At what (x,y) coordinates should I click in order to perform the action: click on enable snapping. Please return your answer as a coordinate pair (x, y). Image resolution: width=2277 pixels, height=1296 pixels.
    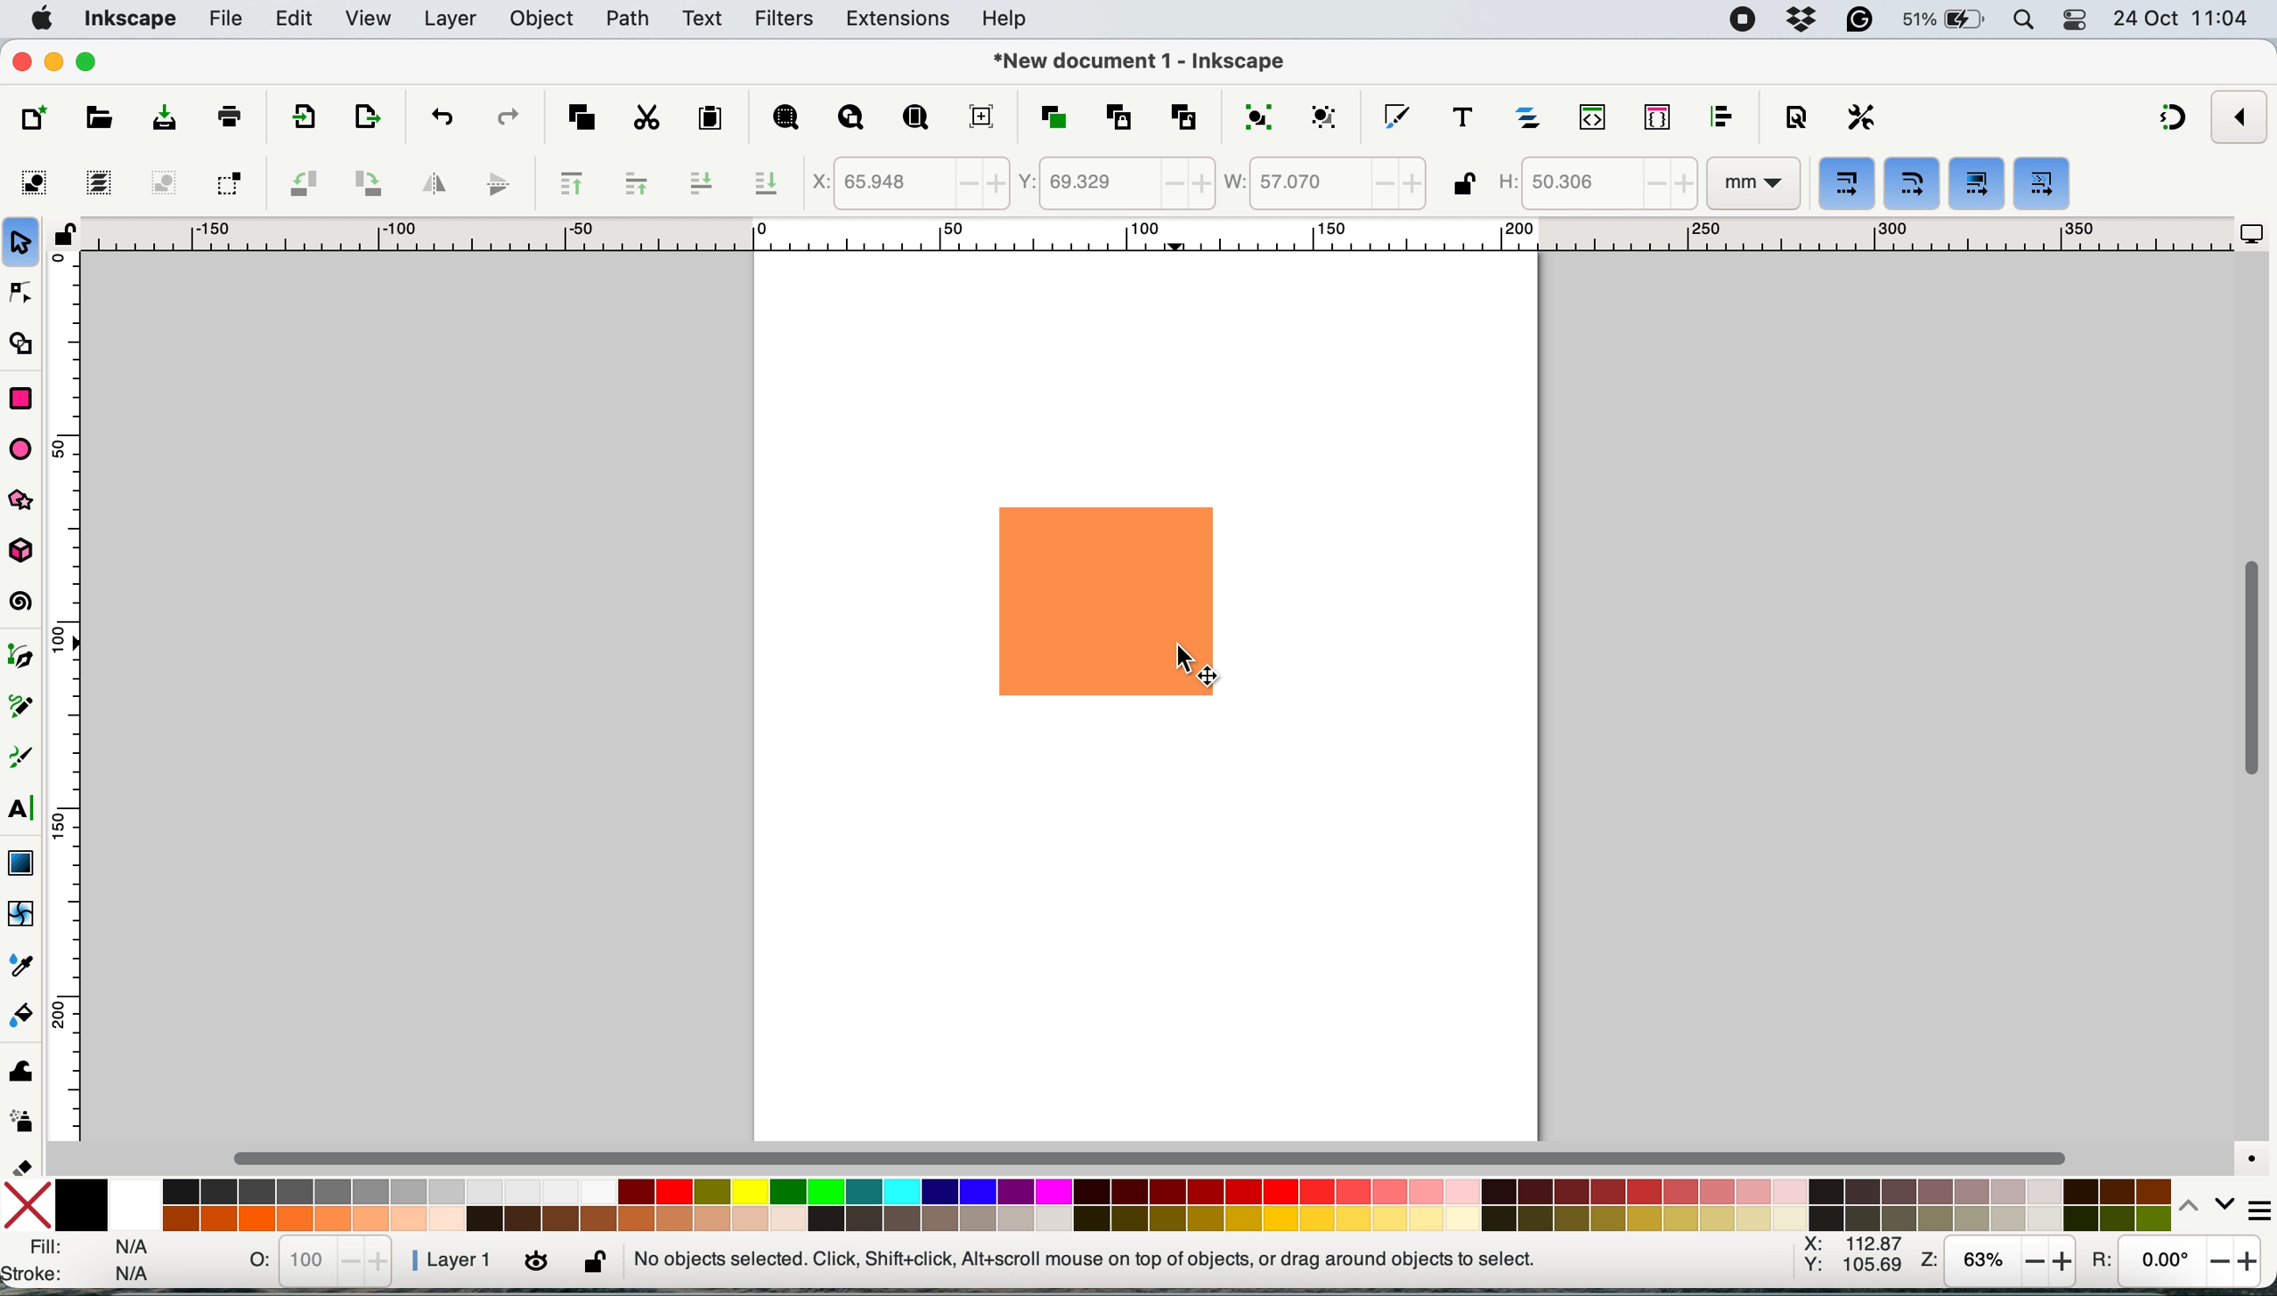
    Looking at the image, I should click on (2240, 116).